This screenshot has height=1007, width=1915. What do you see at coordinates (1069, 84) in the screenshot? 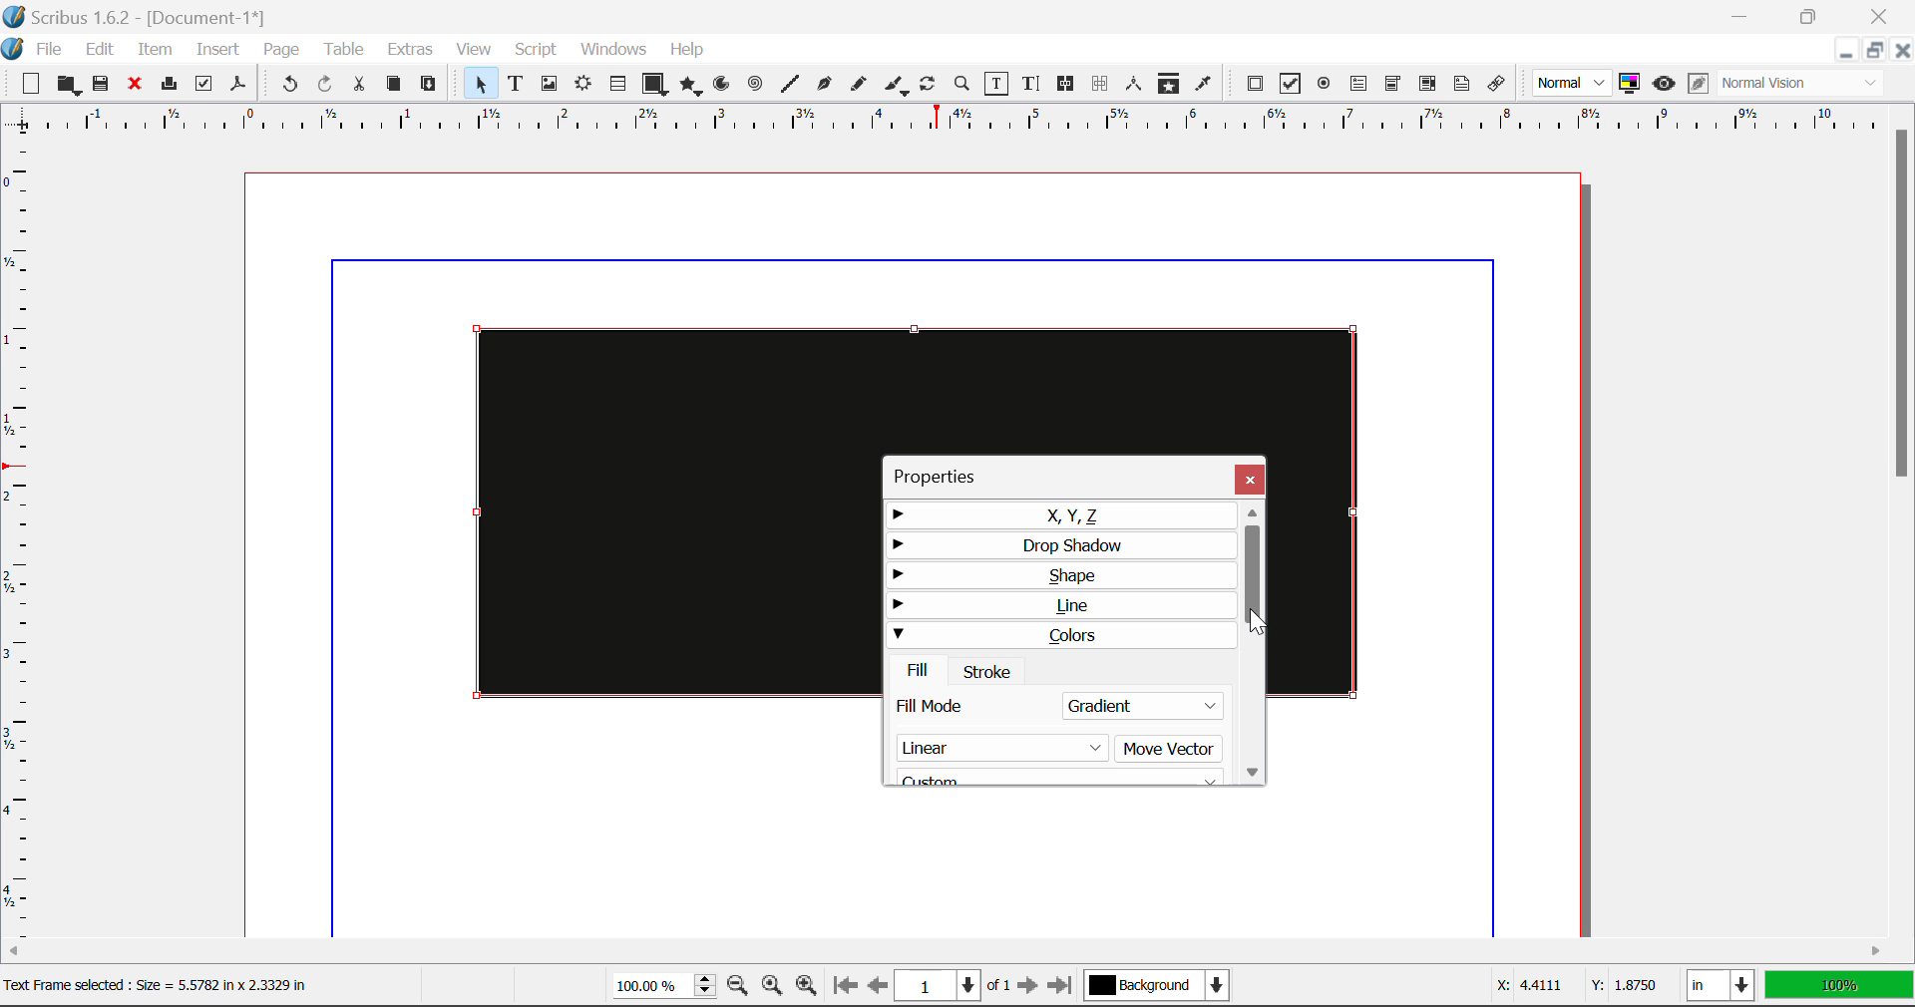
I see `Link Frames` at bounding box center [1069, 84].